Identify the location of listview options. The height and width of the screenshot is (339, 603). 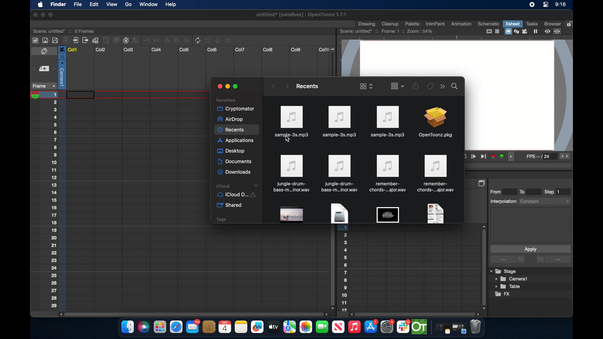
(366, 86).